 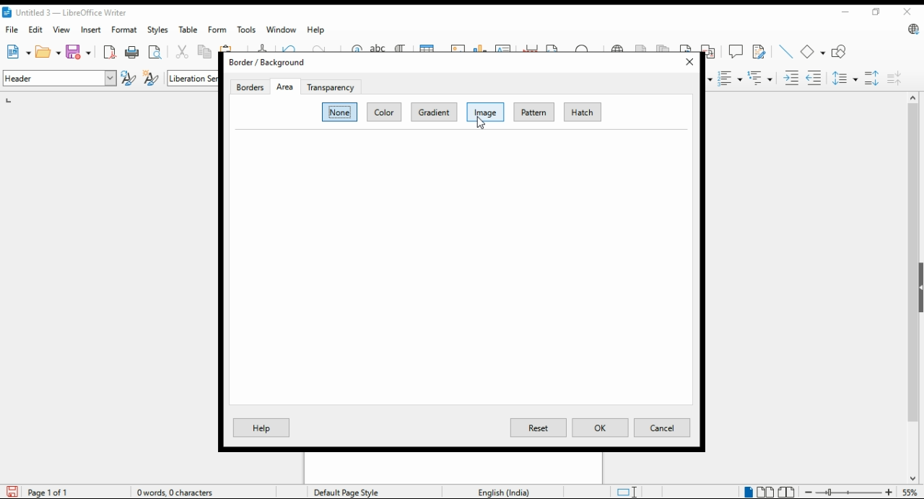 I want to click on borders, so click(x=249, y=87).